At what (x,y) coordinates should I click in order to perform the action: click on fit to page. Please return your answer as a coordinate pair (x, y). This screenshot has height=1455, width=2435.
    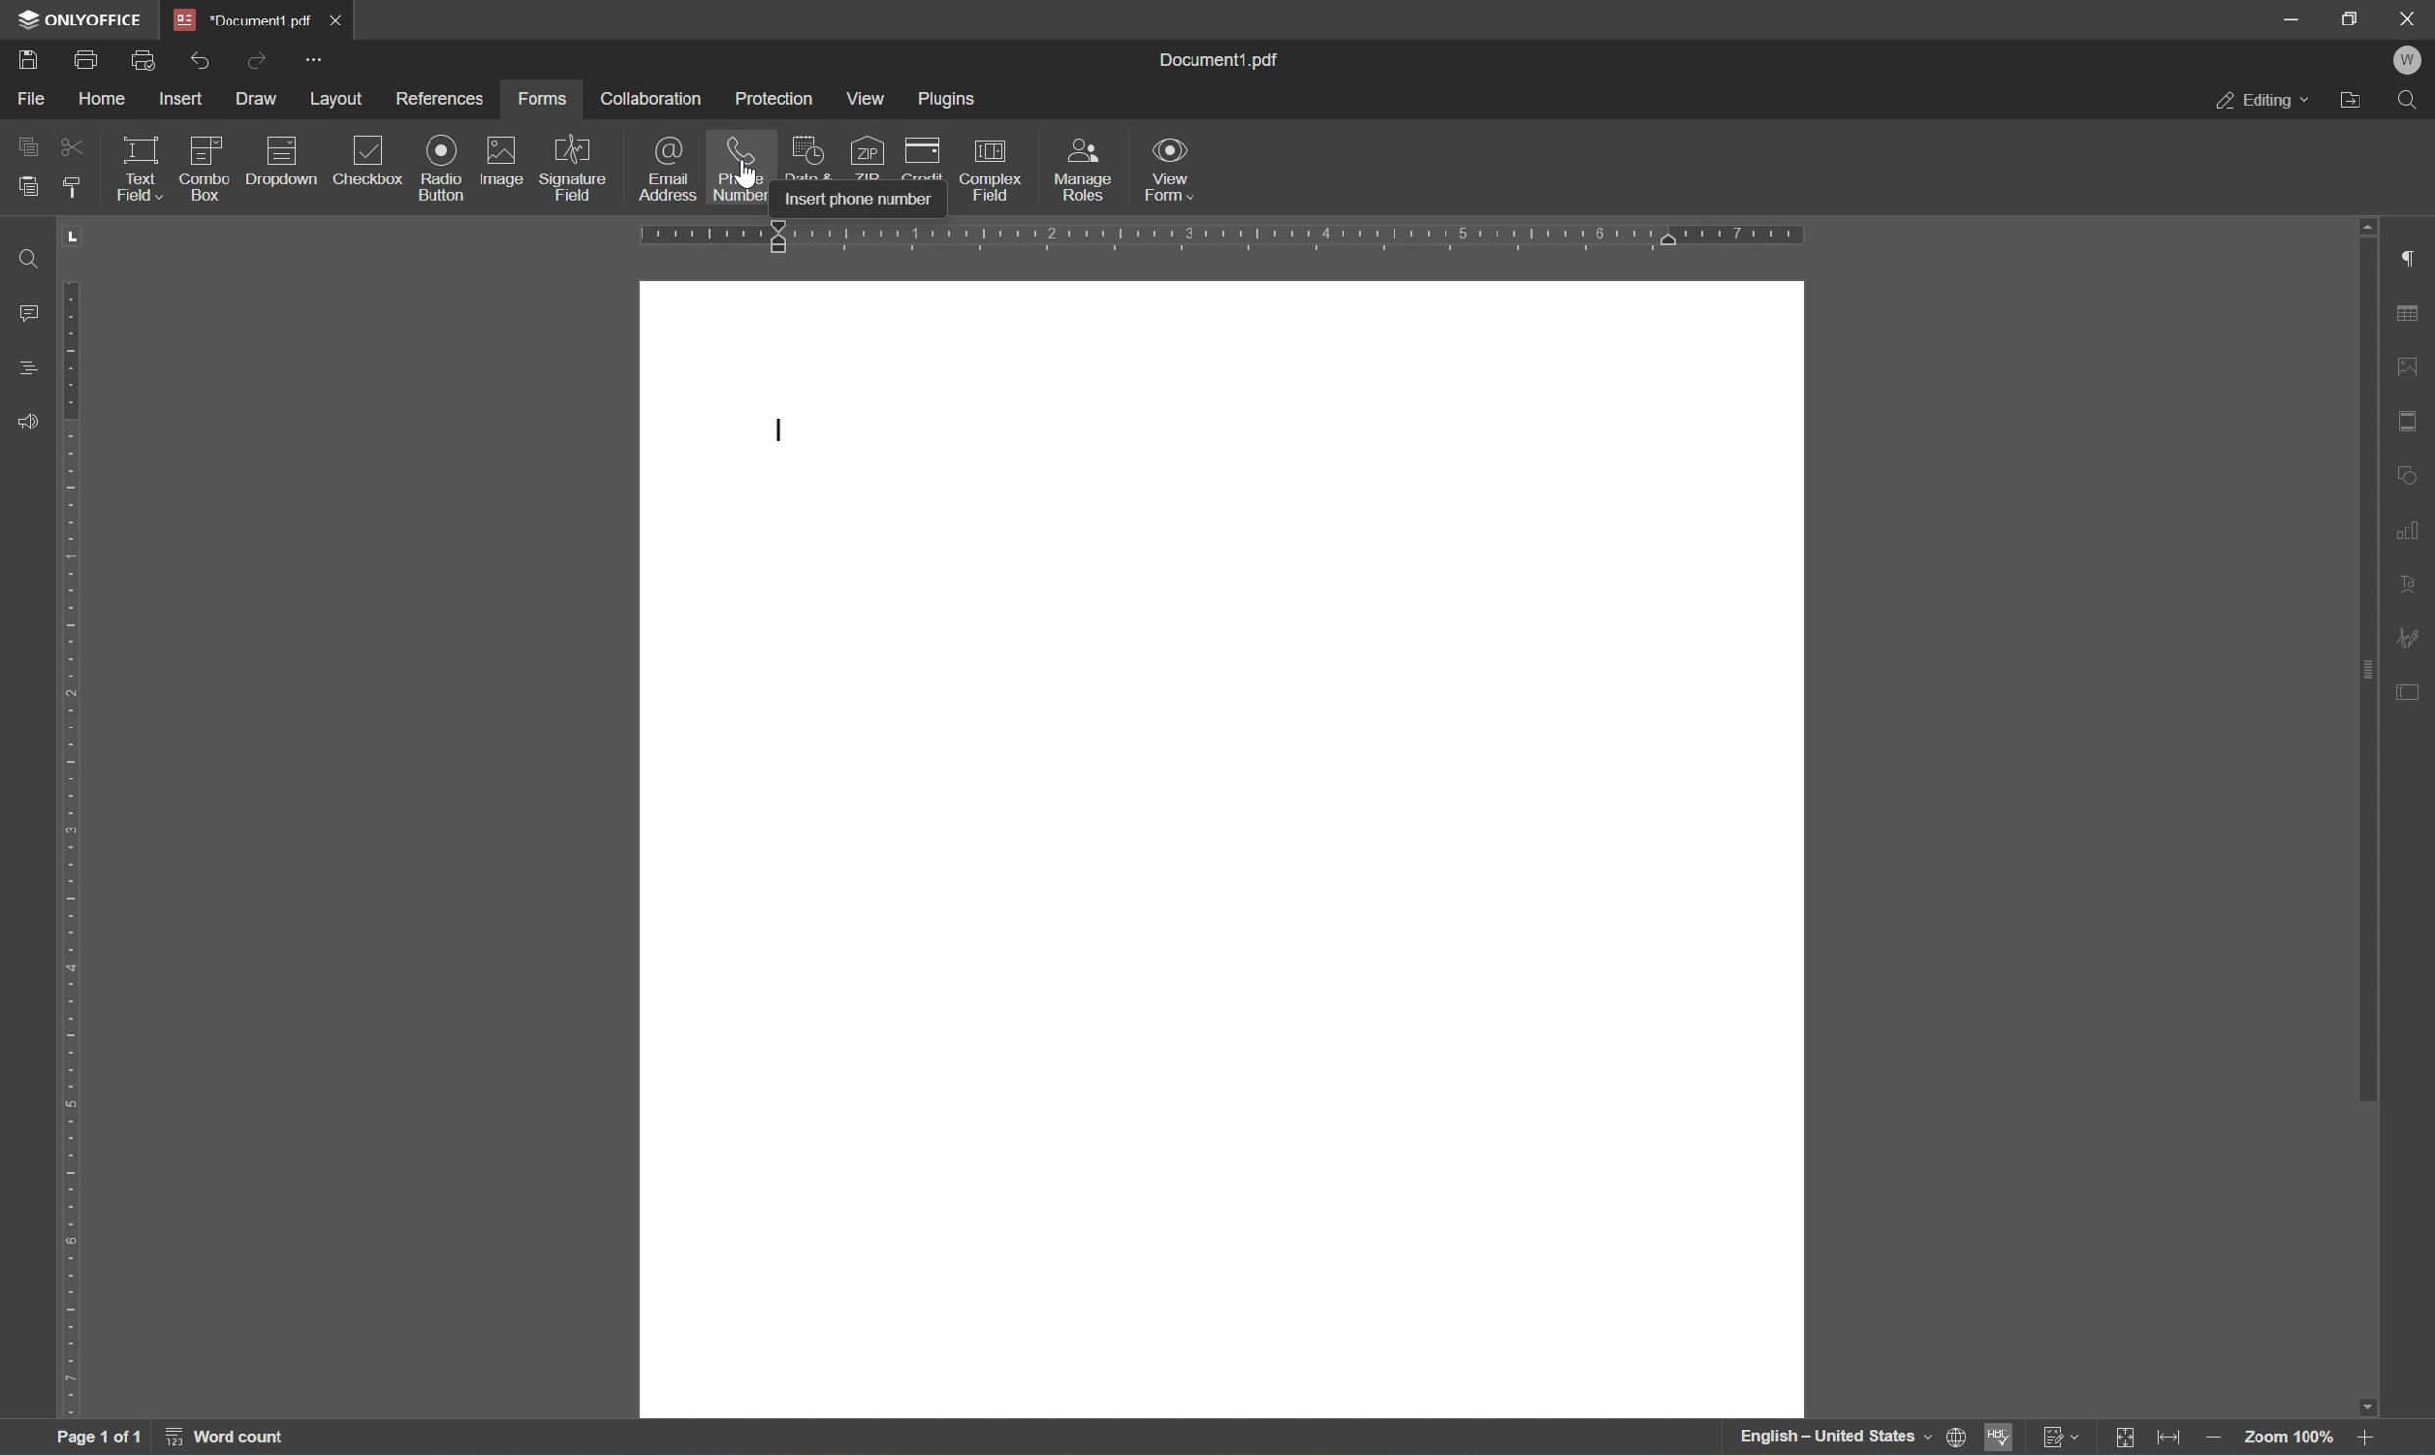
    Looking at the image, I should click on (2132, 1437).